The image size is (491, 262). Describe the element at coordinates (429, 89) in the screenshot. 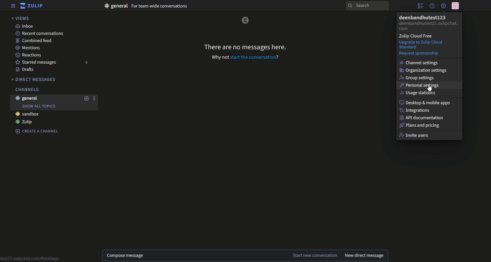

I see `Cursor` at that location.